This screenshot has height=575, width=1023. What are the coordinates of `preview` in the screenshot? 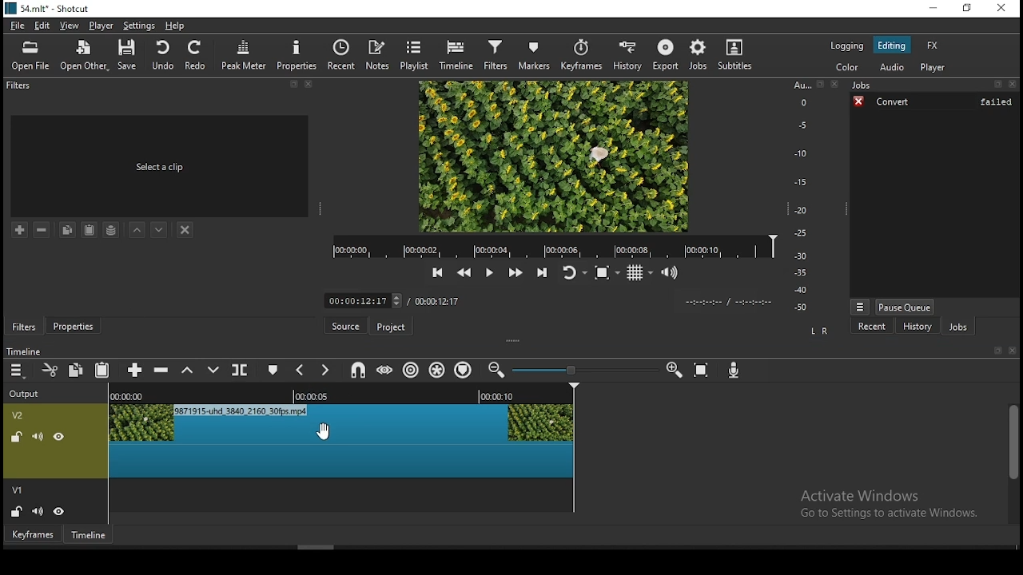 It's located at (554, 157).